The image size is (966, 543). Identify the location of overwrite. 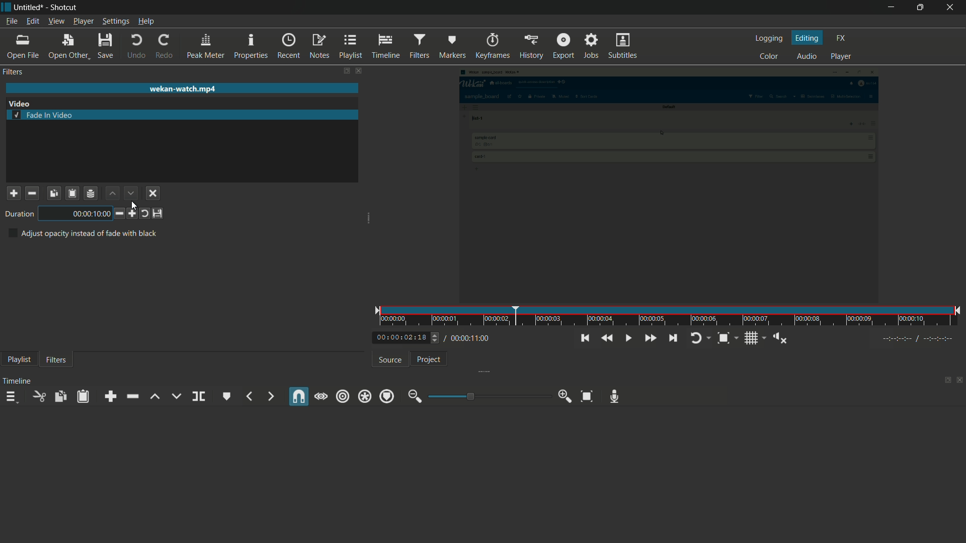
(176, 396).